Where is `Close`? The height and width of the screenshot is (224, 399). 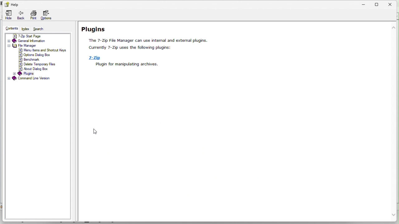
Close is located at coordinates (392, 4).